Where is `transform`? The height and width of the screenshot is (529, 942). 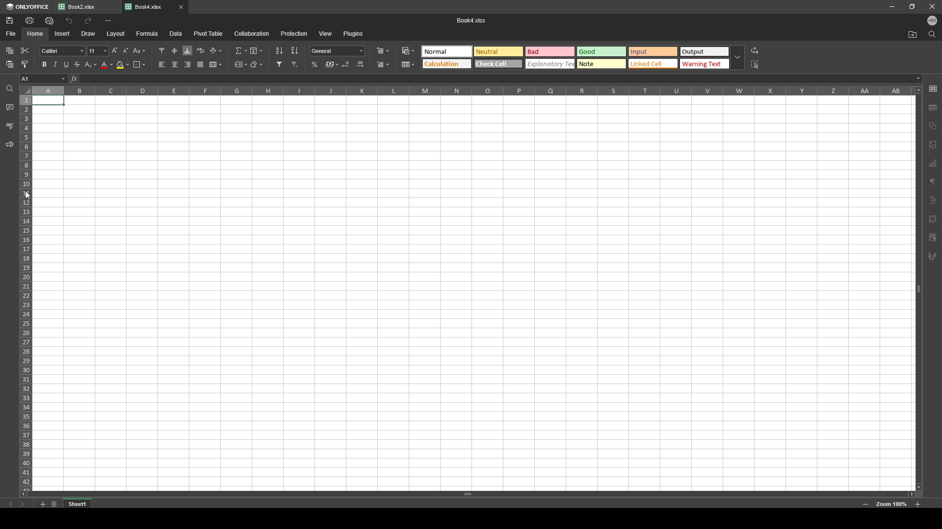 transform is located at coordinates (933, 218).